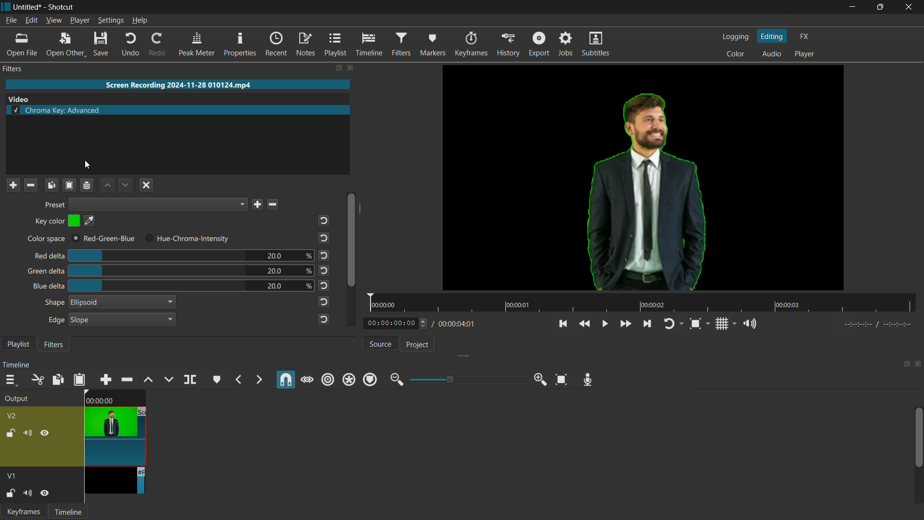  Describe the element at coordinates (642, 302) in the screenshot. I see `time span` at that location.